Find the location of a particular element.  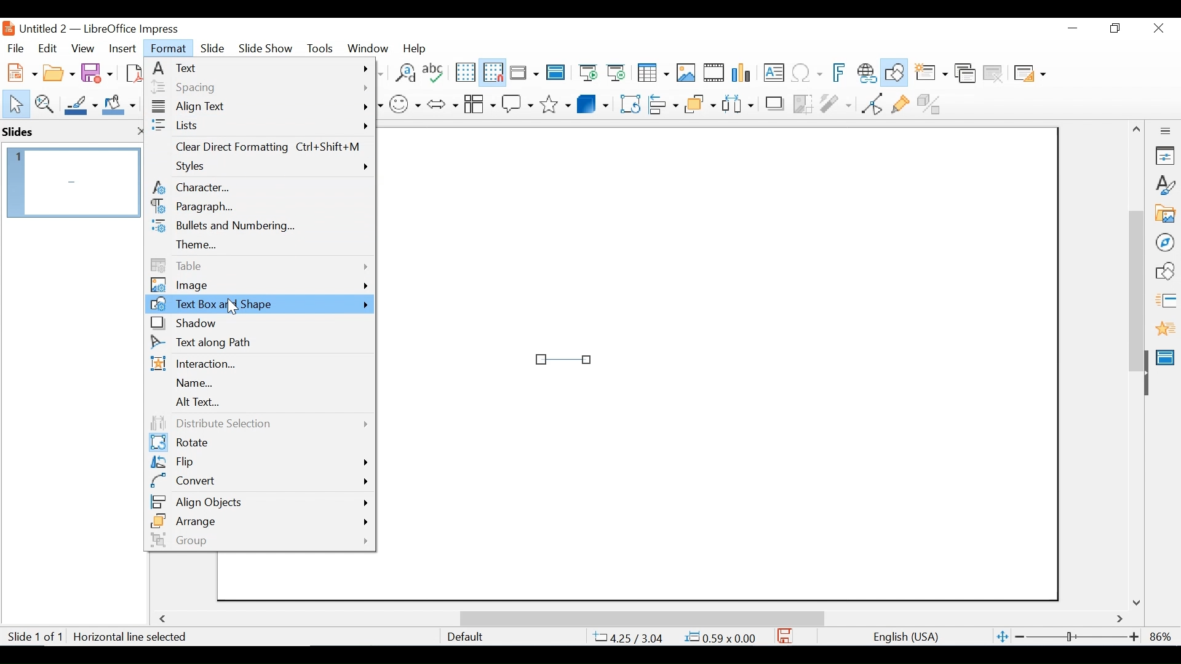

Zoom & Pan is located at coordinates (44, 103).